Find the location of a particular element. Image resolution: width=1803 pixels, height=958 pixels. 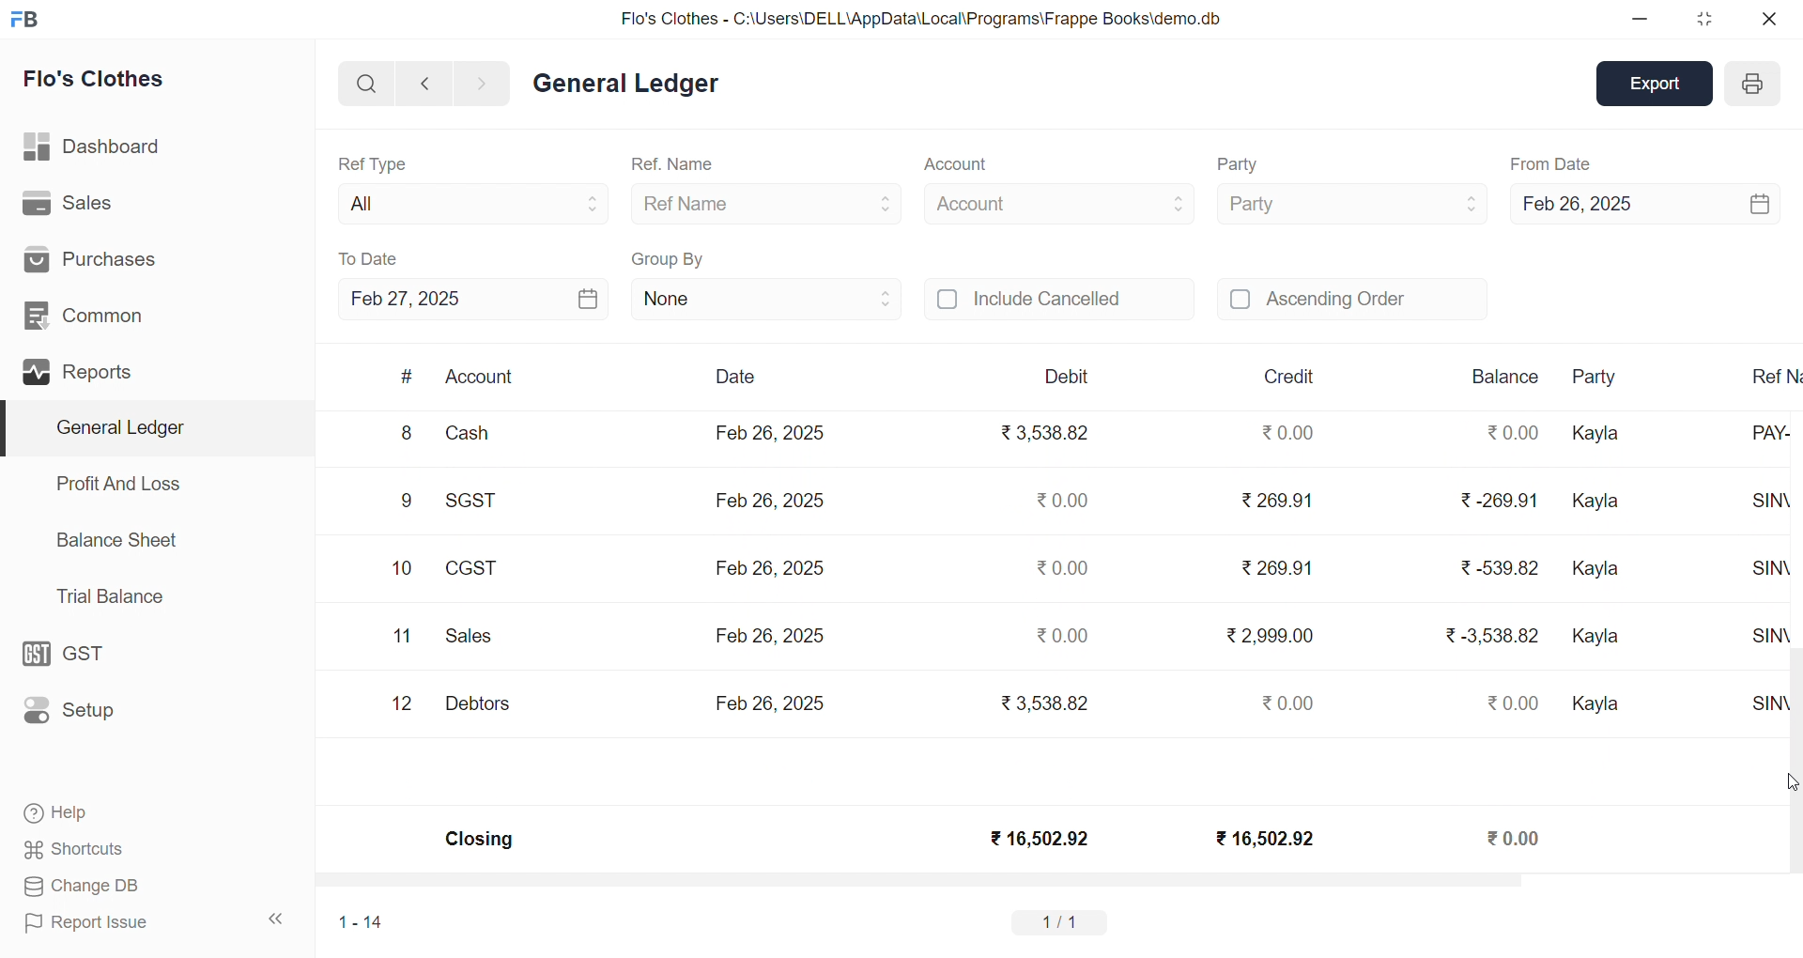

₹ 16,502.92 is located at coordinates (1261, 837).